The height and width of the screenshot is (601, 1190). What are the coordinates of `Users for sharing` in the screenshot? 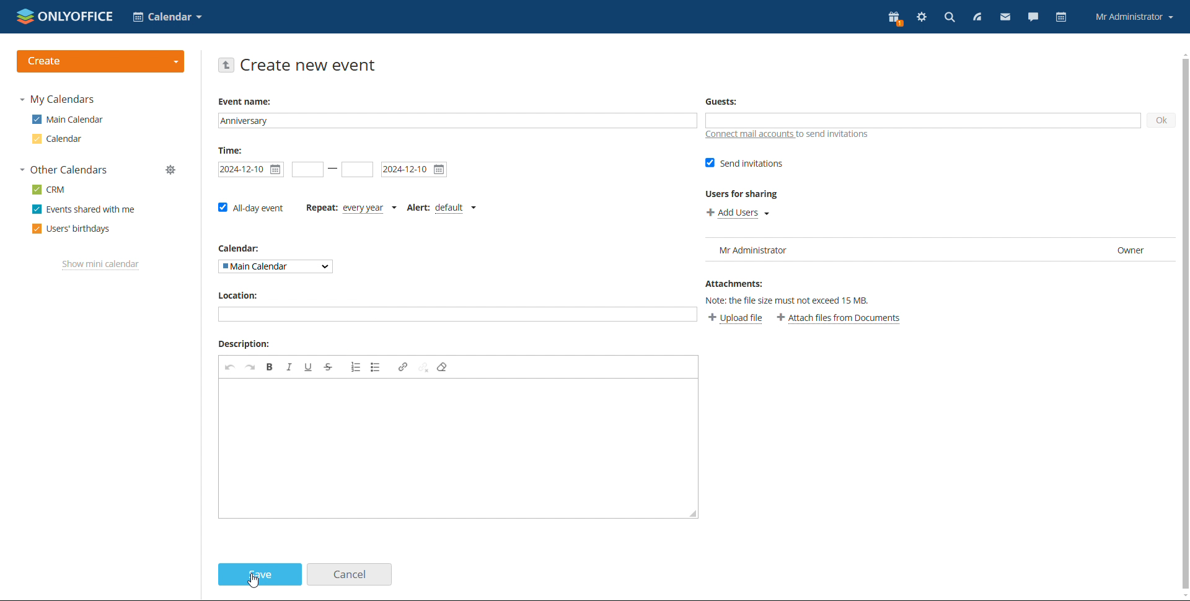 It's located at (736, 193).